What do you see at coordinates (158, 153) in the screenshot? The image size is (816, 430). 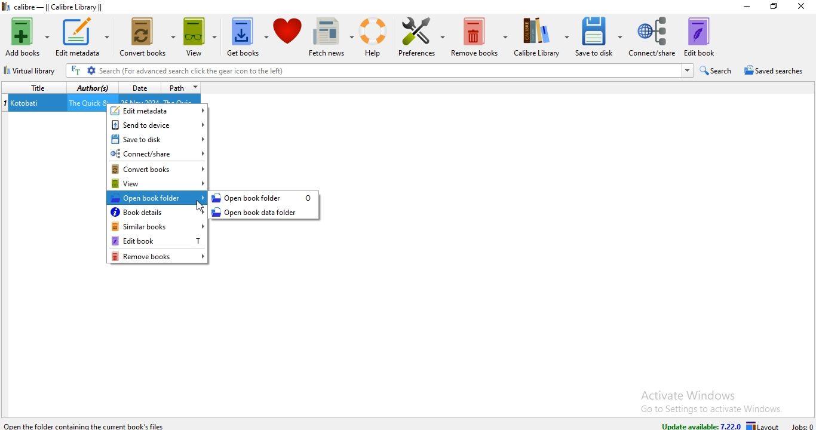 I see `connect/share` at bounding box center [158, 153].